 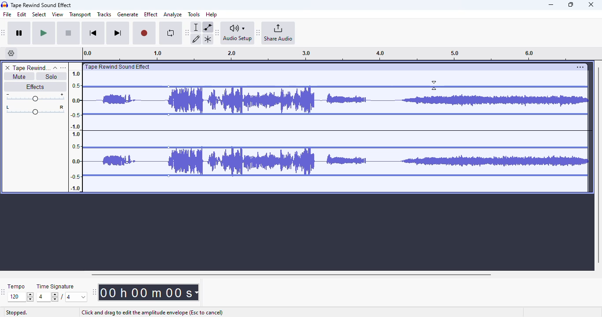 What do you see at coordinates (4, 33) in the screenshot?
I see `Move audacity transport toolbar` at bounding box center [4, 33].